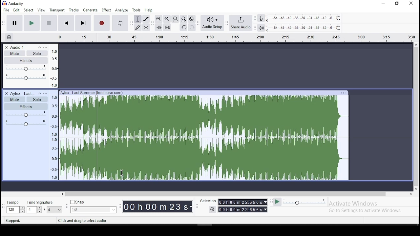  What do you see at coordinates (192, 27) in the screenshot?
I see `redo` at bounding box center [192, 27].